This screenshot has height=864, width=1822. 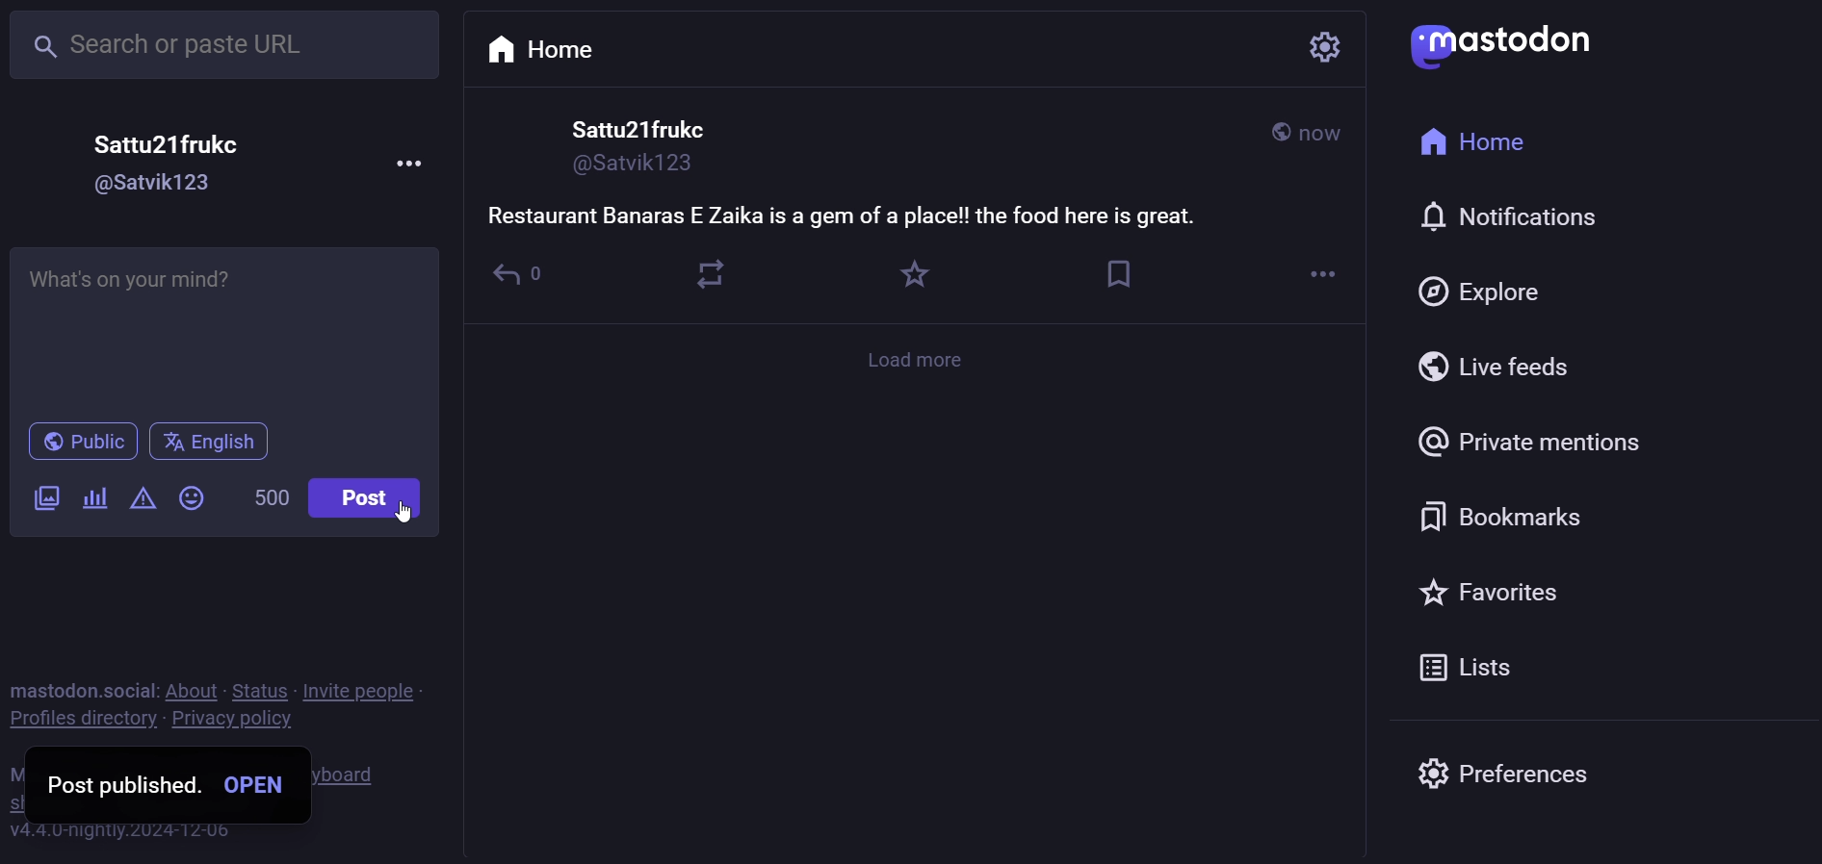 I want to click on Post, so click(x=364, y=498).